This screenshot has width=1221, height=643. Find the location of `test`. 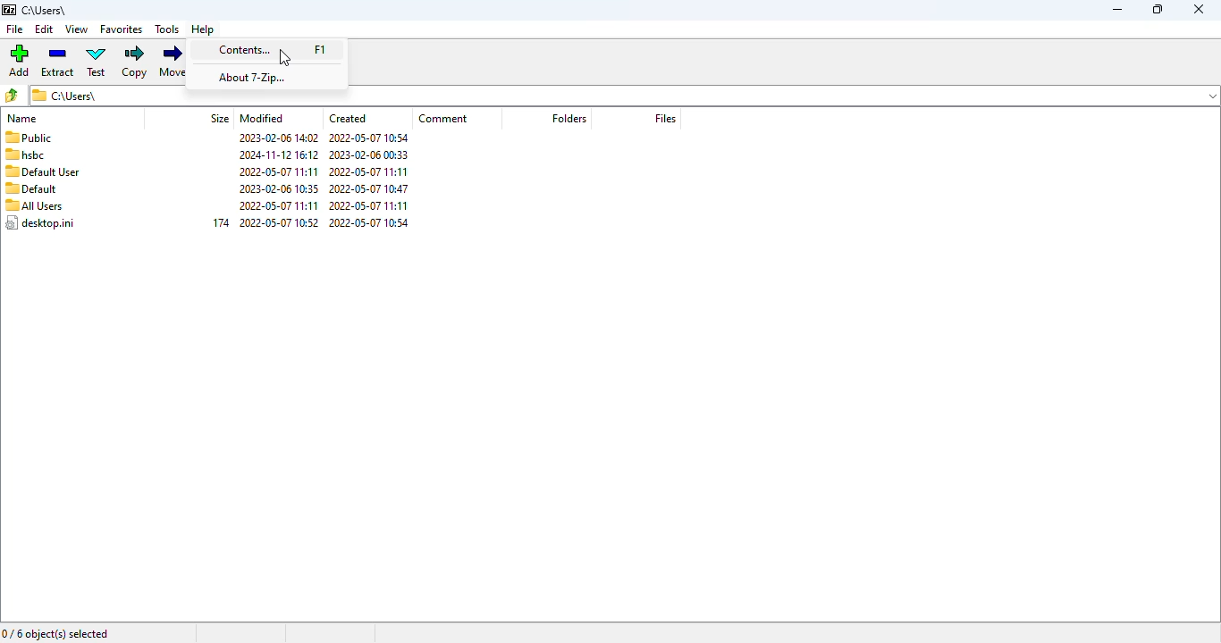

test is located at coordinates (97, 61).